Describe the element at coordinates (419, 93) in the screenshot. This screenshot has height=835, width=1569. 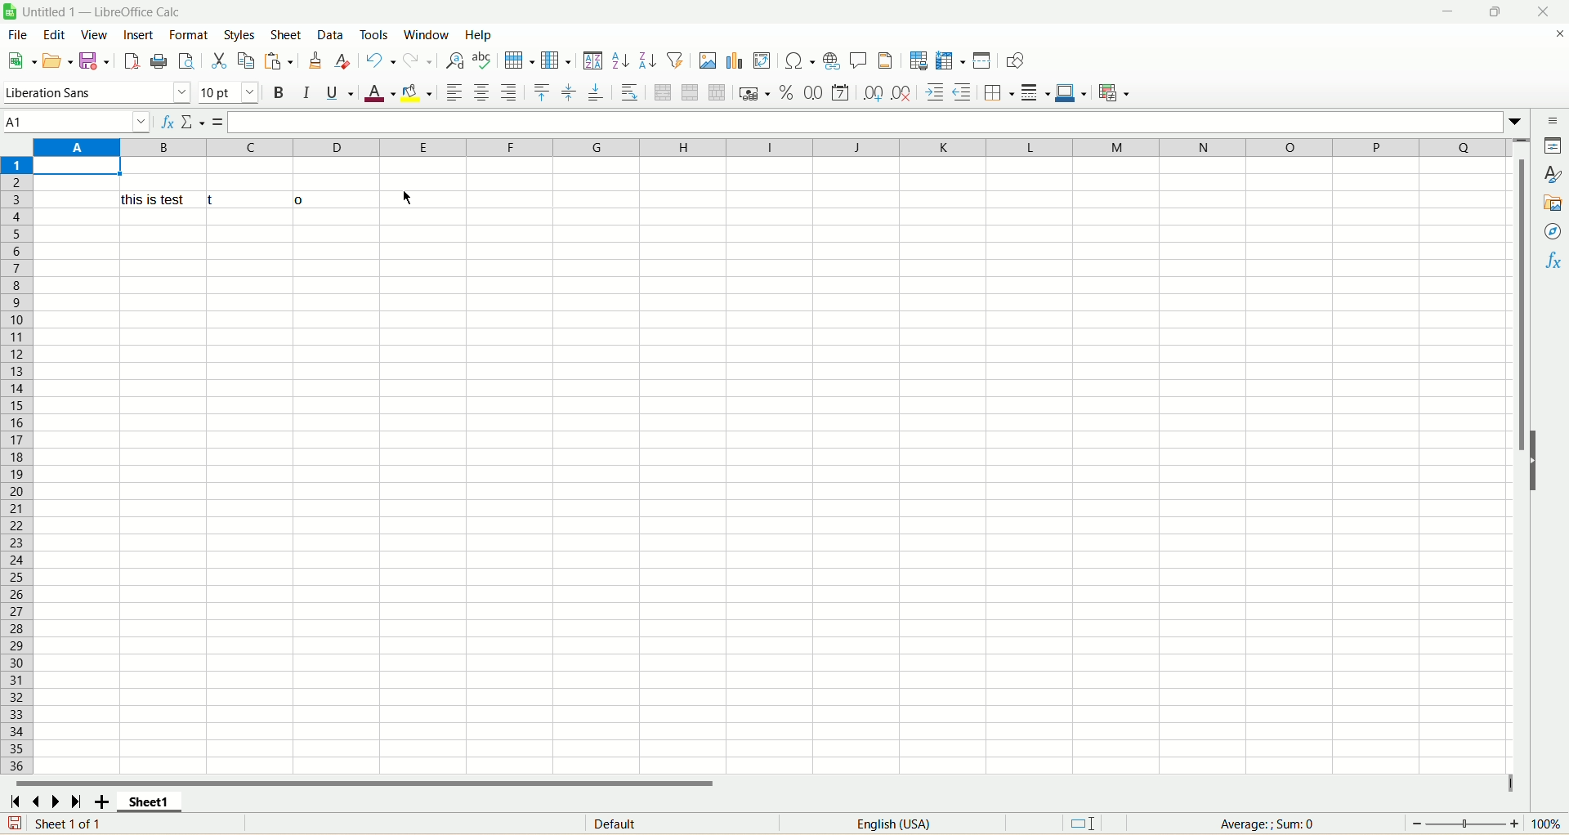
I see `background color` at that location.